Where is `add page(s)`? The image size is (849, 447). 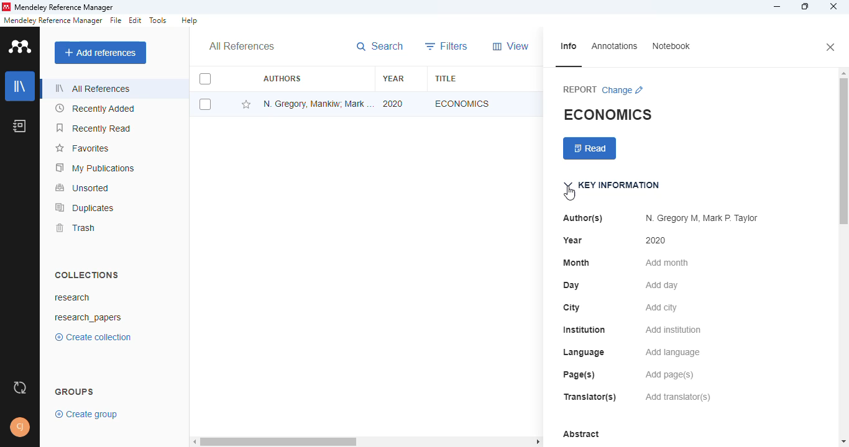 add page(s) is located at coordinates (669, 375).